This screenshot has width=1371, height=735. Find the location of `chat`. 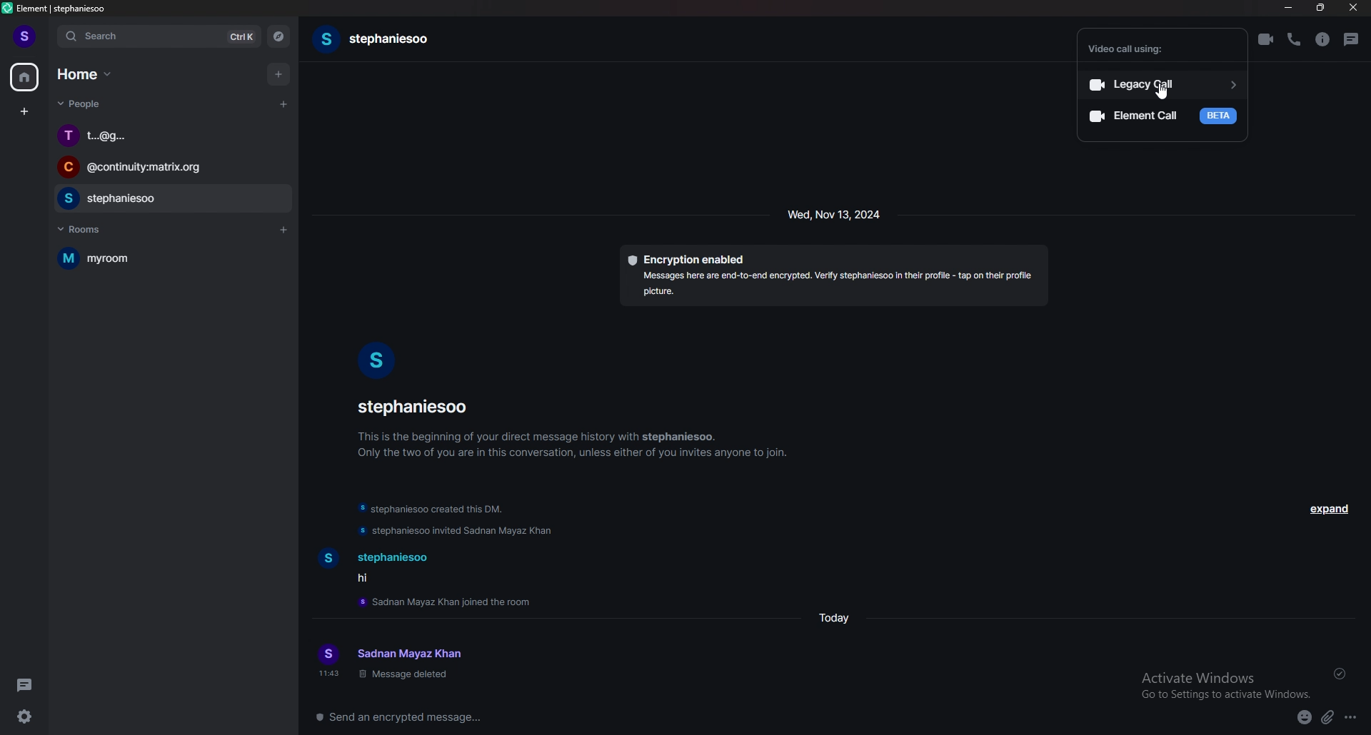

chat is located at coordinates (170, 168).